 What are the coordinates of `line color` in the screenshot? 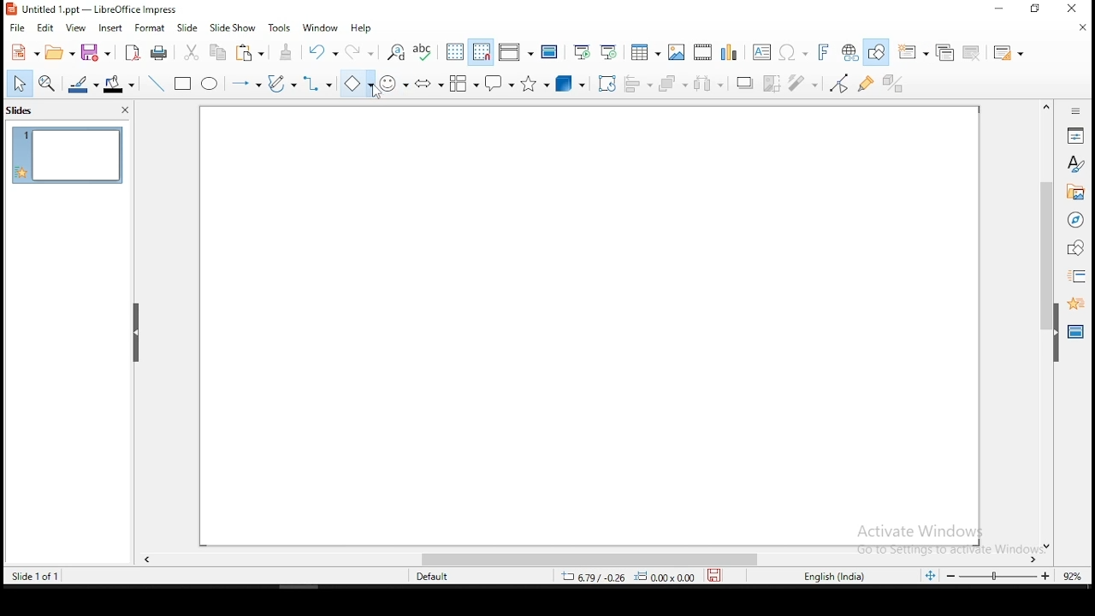 It's located at (83, 83).